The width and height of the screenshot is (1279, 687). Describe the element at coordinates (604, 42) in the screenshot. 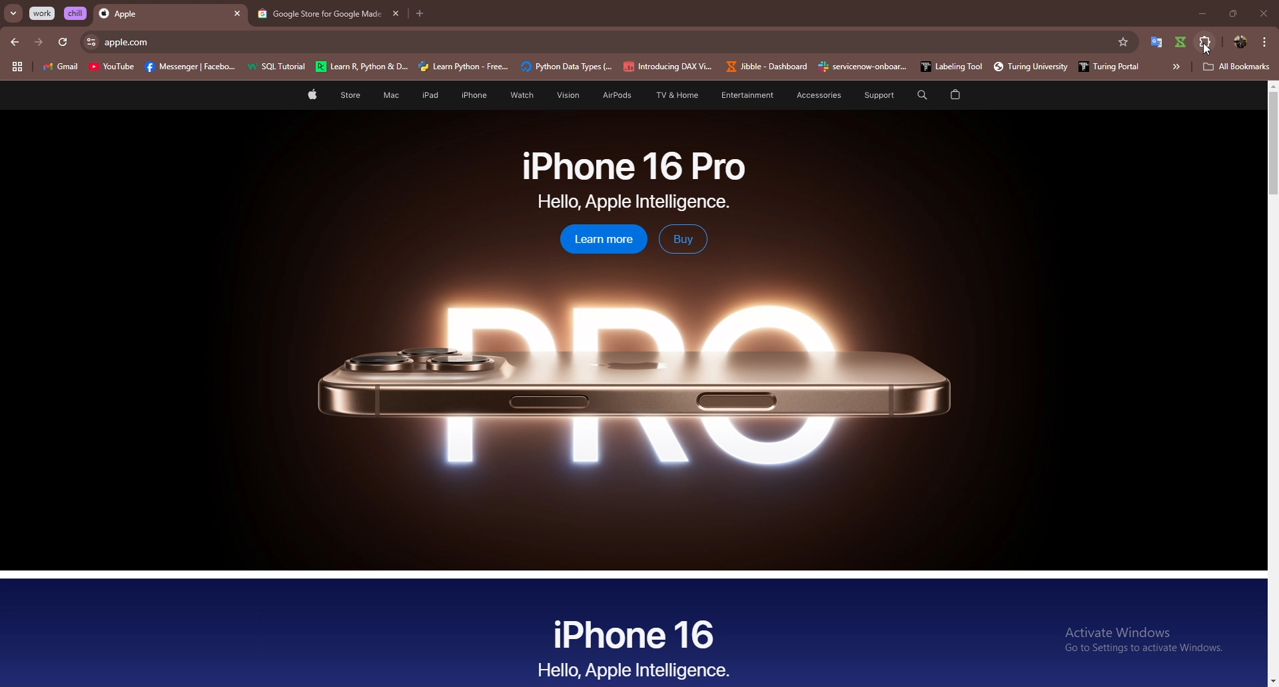

I see `apple.com` at that location.